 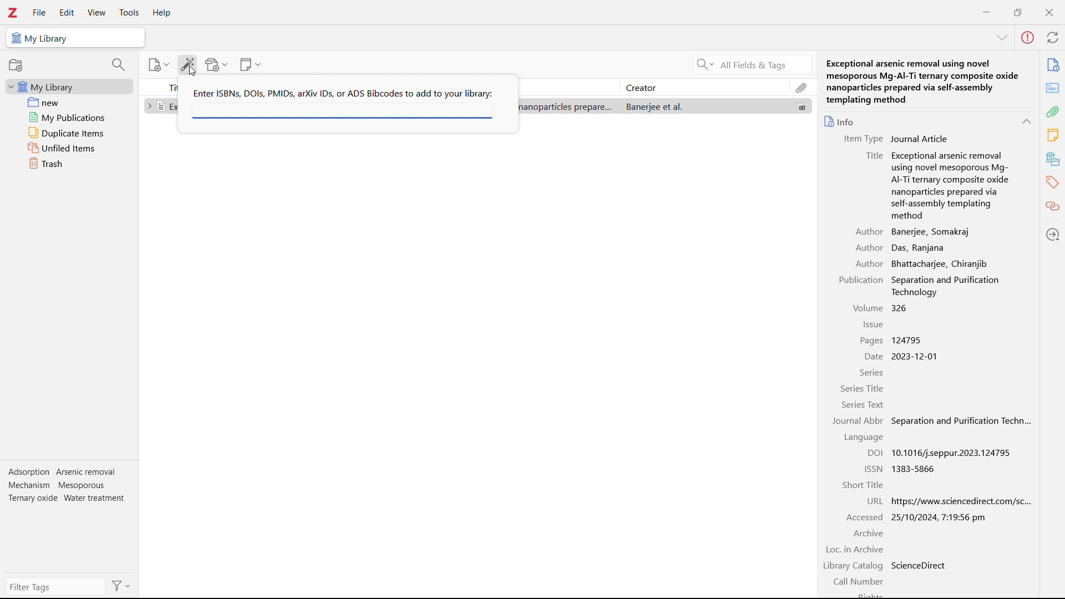 I want to click on search all fields & tags, so click(x=750, y=65).